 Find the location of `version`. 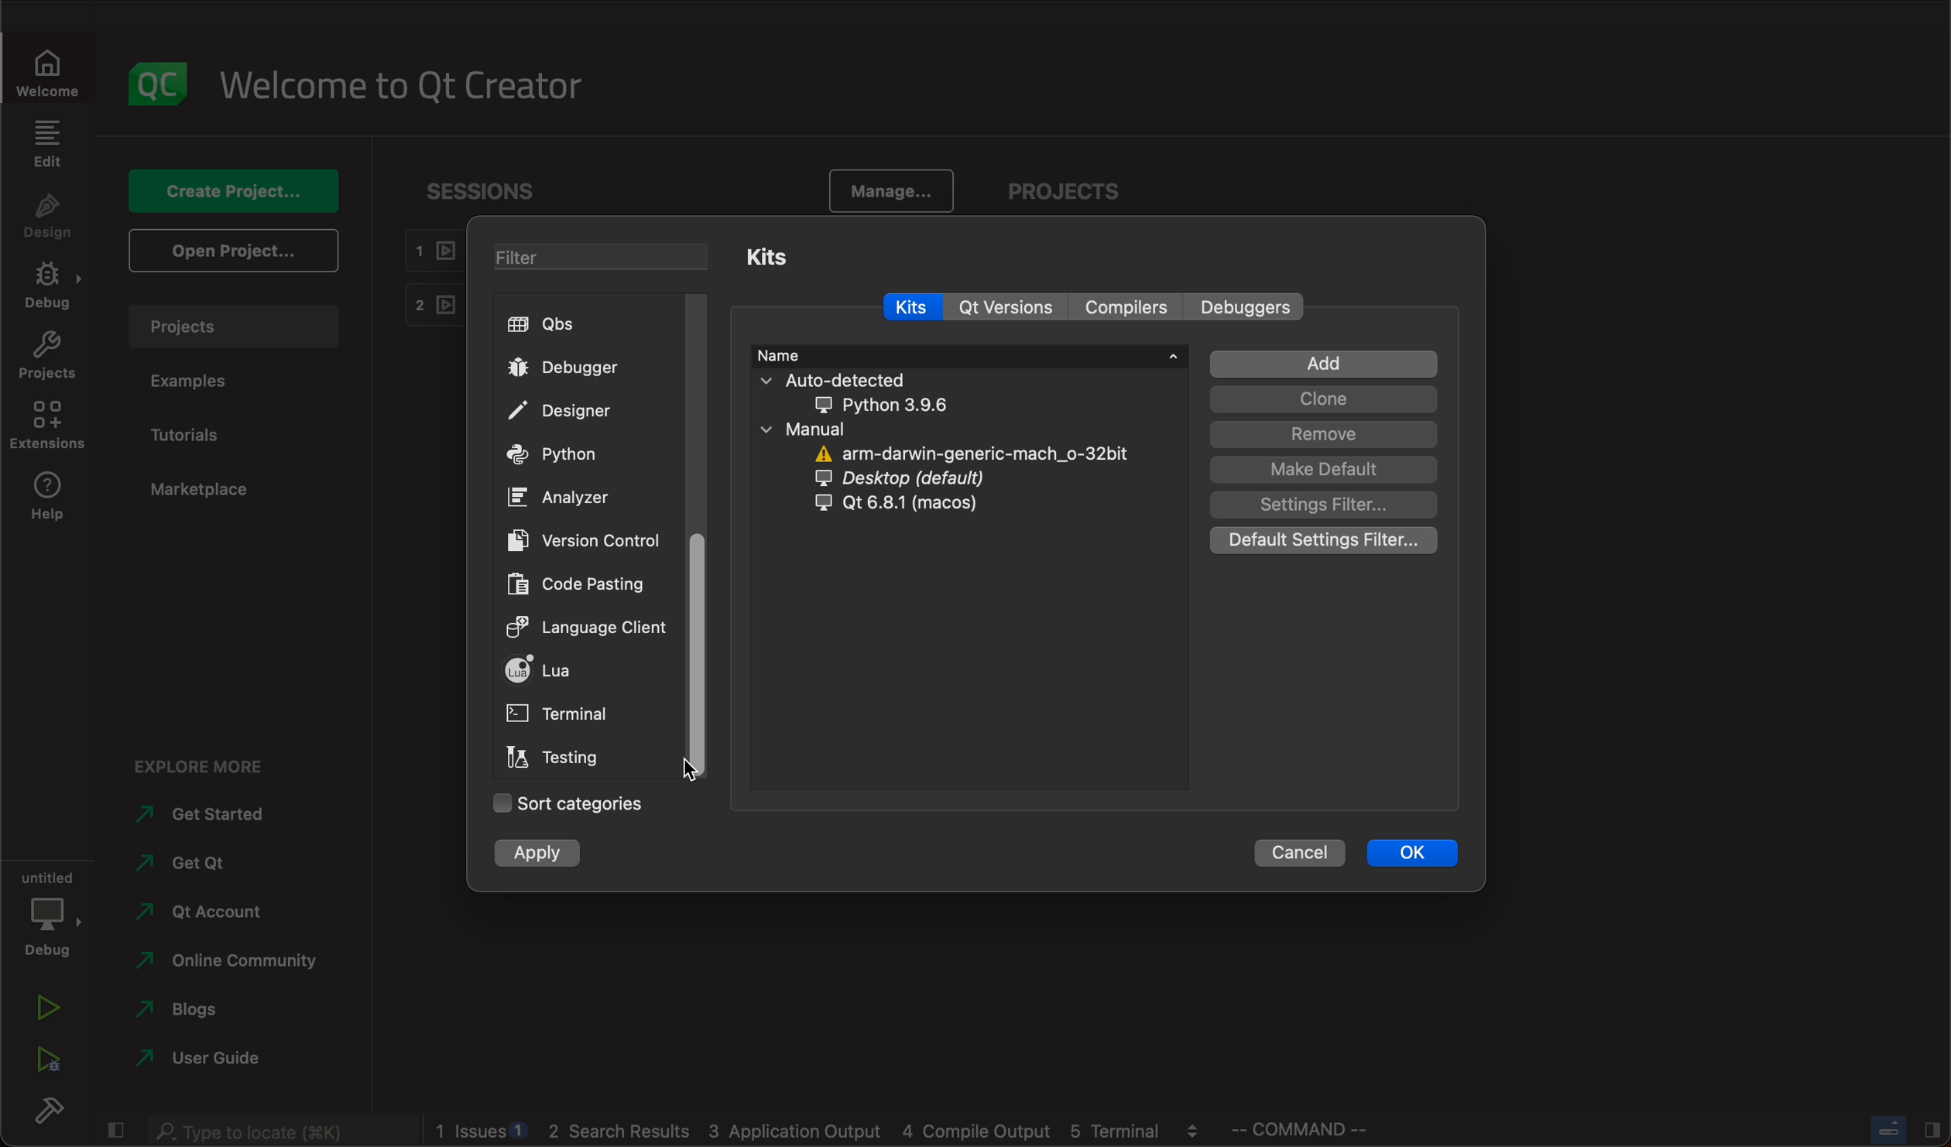

version is located at coordinates (584, 540).